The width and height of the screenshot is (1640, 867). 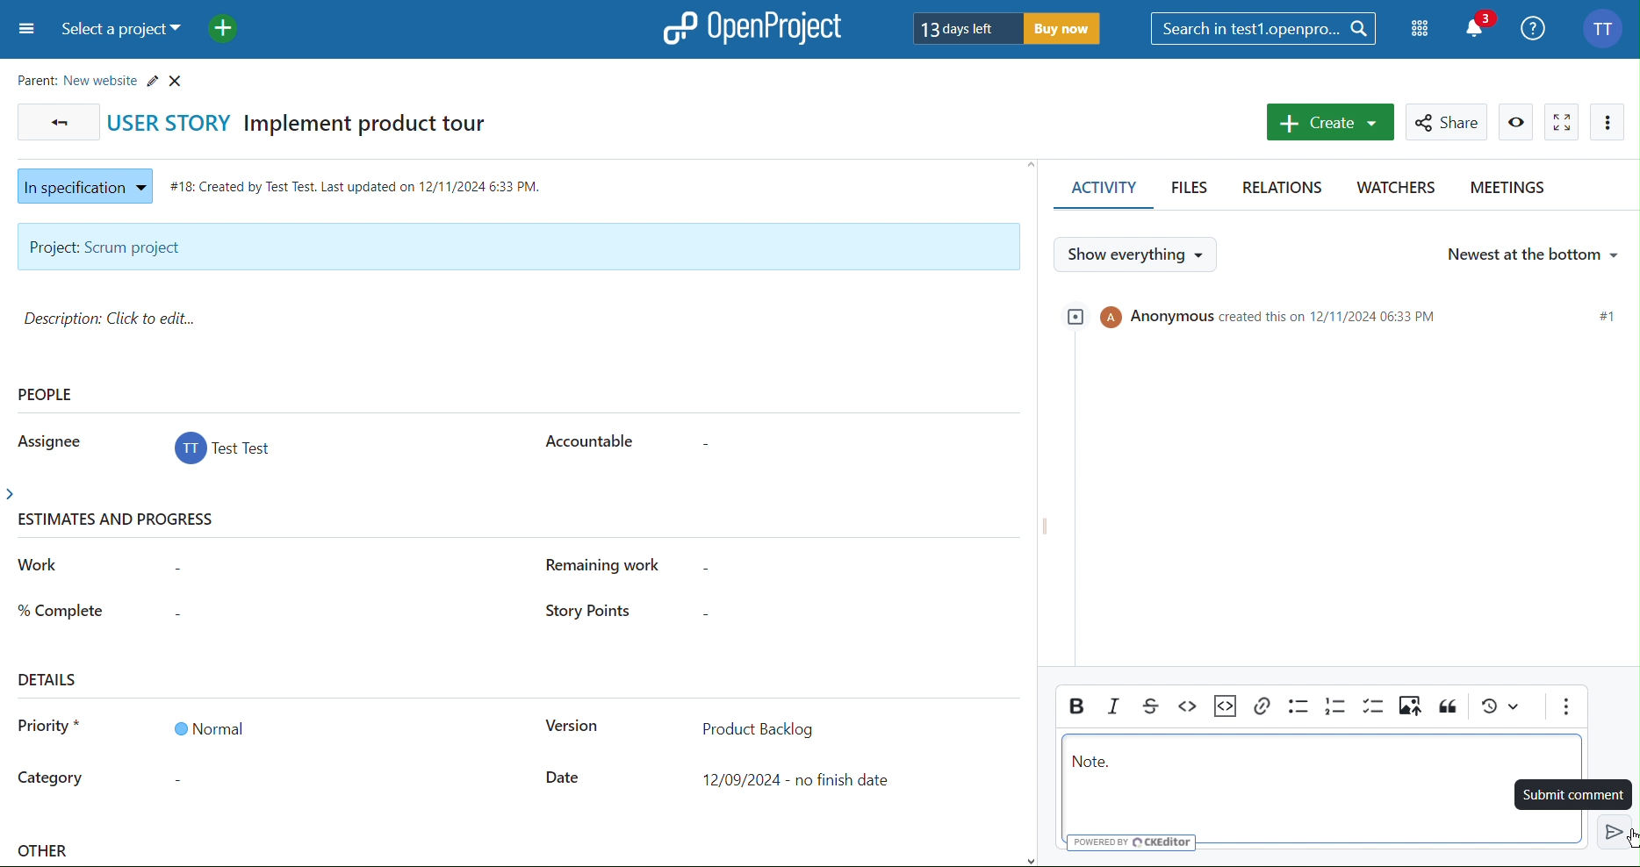 I want to click on Work, so click(x=40, y=565).